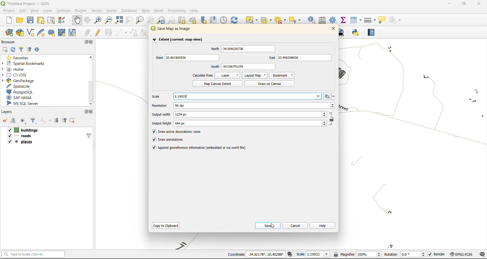 This screenshot has height=259, width=487. What do you see at coordinates (333, 29) in the screenshot?
I see `close` at bounding box center [333, 29].